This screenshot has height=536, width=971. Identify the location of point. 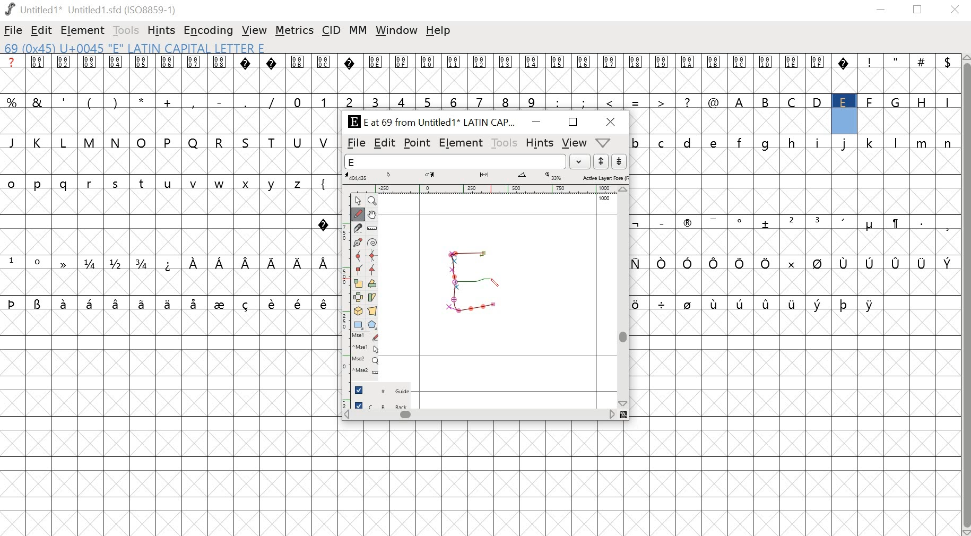
(417, 143).